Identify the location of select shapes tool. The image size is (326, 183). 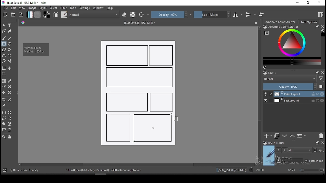
(4, 25).